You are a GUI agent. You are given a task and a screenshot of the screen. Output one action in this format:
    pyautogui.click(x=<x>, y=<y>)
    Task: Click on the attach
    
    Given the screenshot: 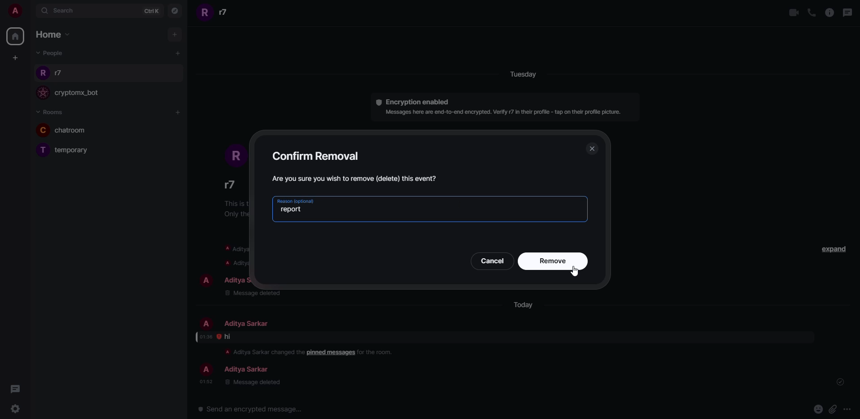 What is the action you would take?
    pyautogui.click(x=832, y=410)
    